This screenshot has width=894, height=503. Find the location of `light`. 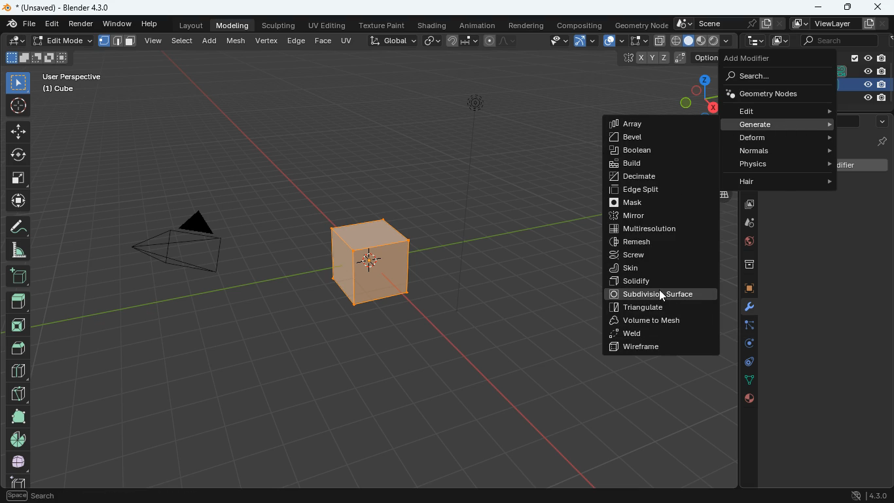

light is located at coordinates (868, 99).